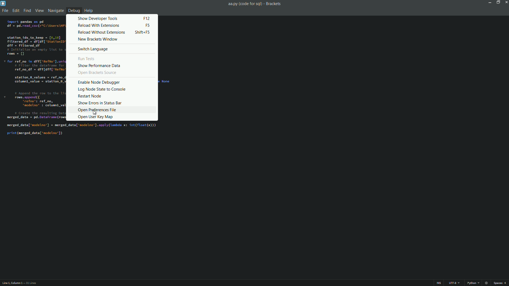 This screenshot has width=509, height=286. I want to click on record, so click(487, 283).